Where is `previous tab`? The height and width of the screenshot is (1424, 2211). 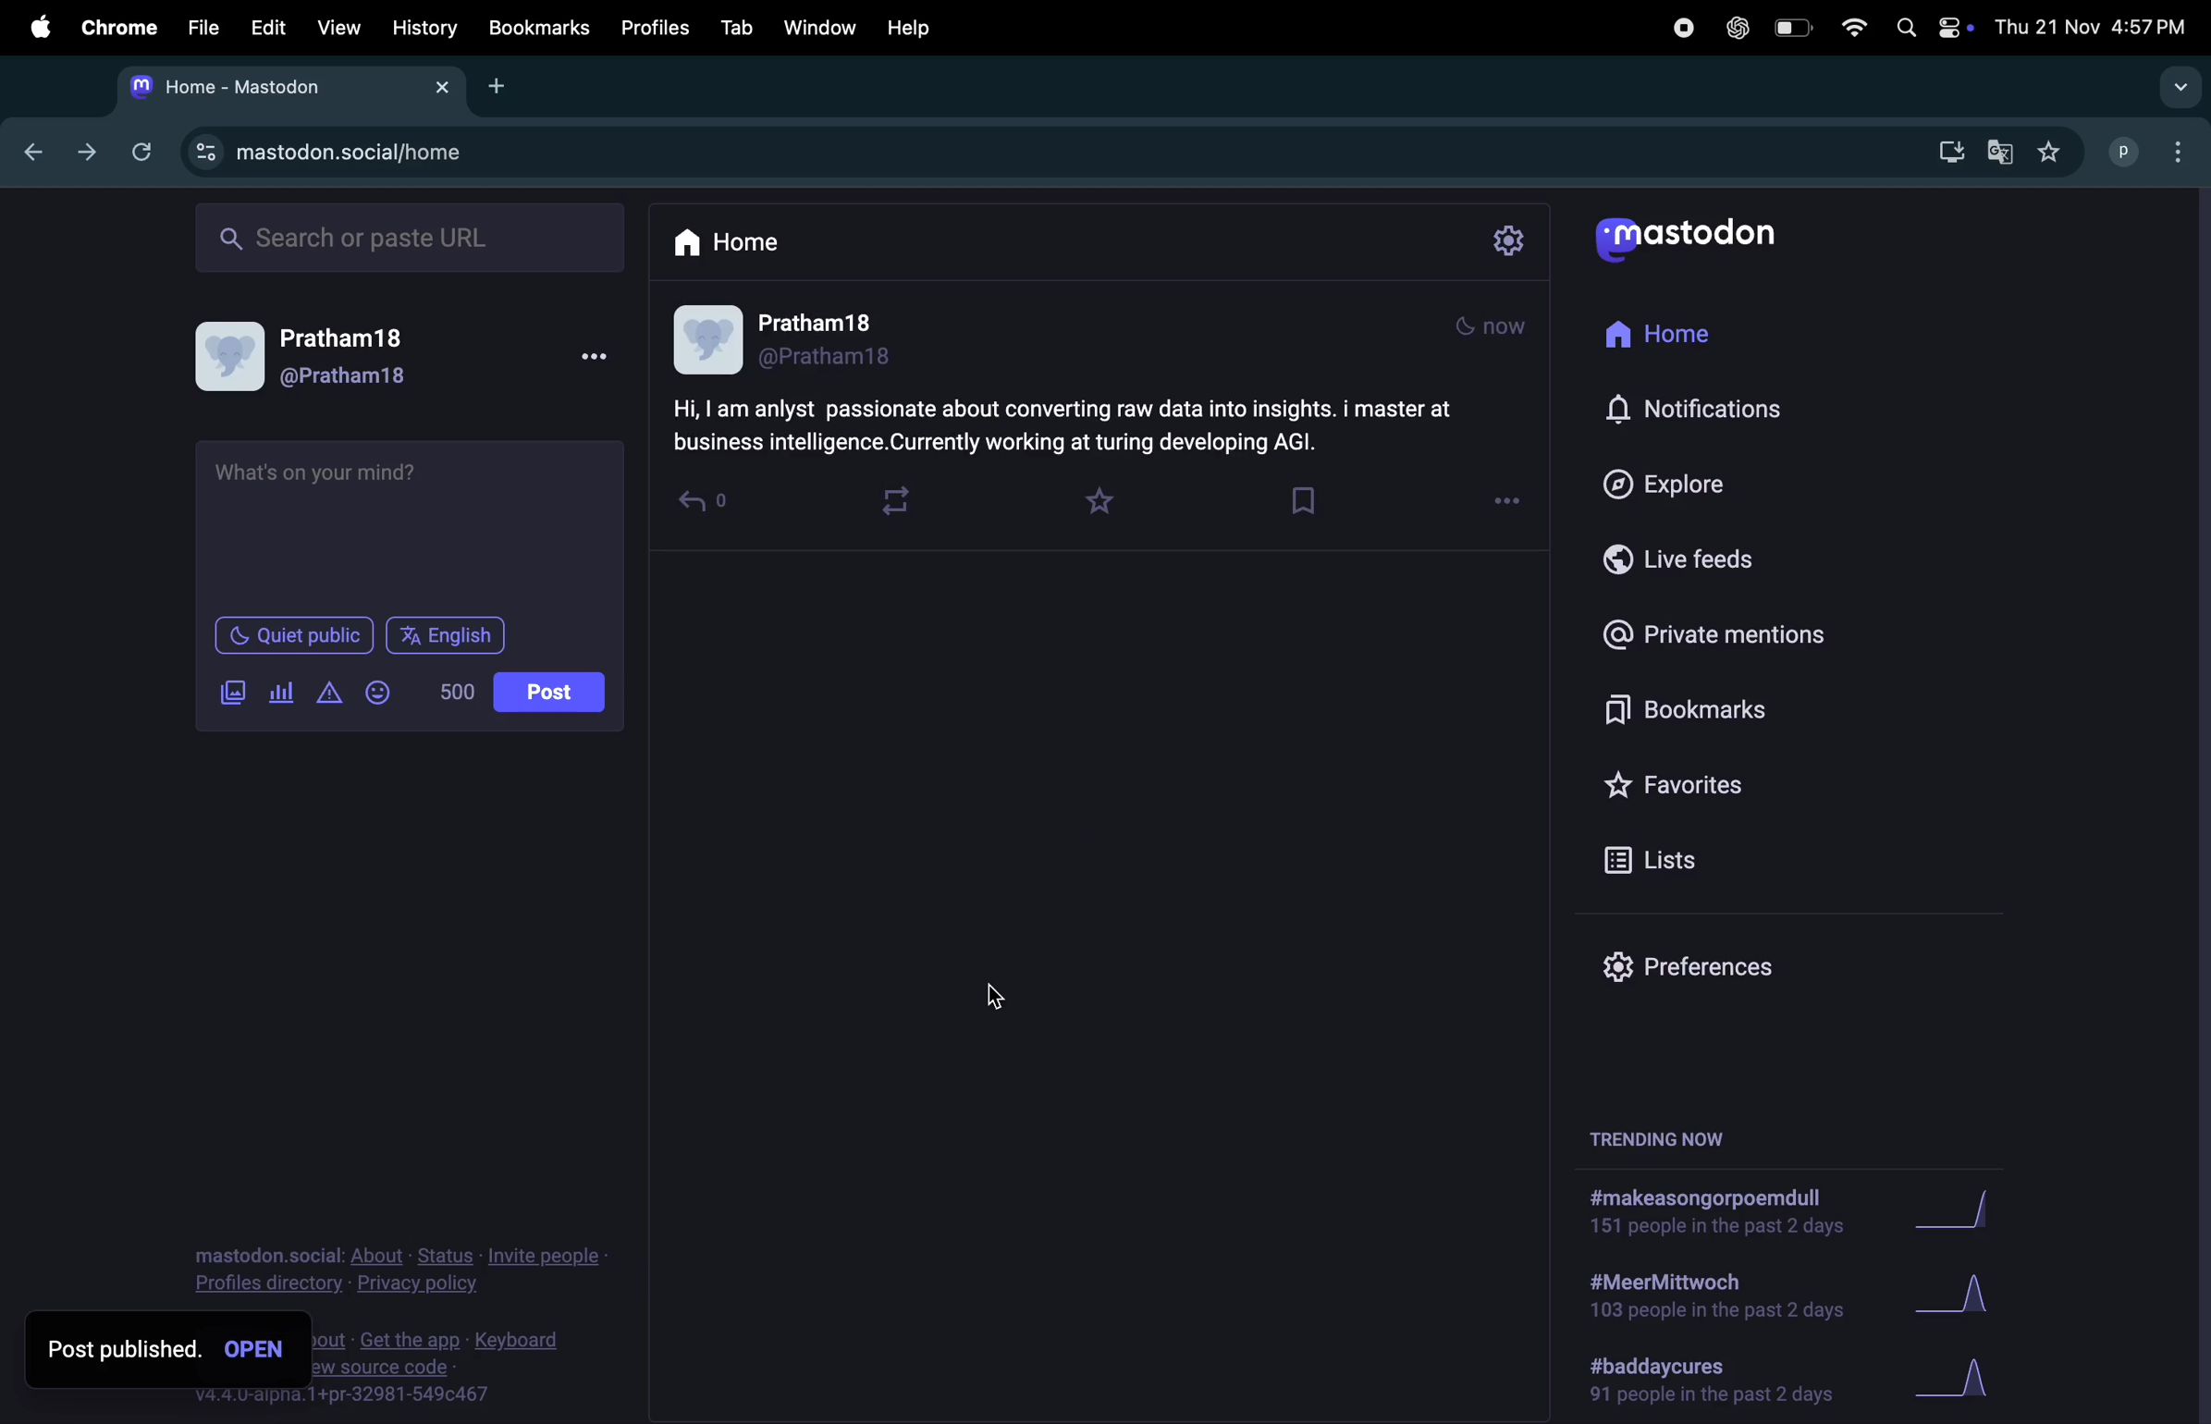
previous tab is located at coordinates (38, 151).